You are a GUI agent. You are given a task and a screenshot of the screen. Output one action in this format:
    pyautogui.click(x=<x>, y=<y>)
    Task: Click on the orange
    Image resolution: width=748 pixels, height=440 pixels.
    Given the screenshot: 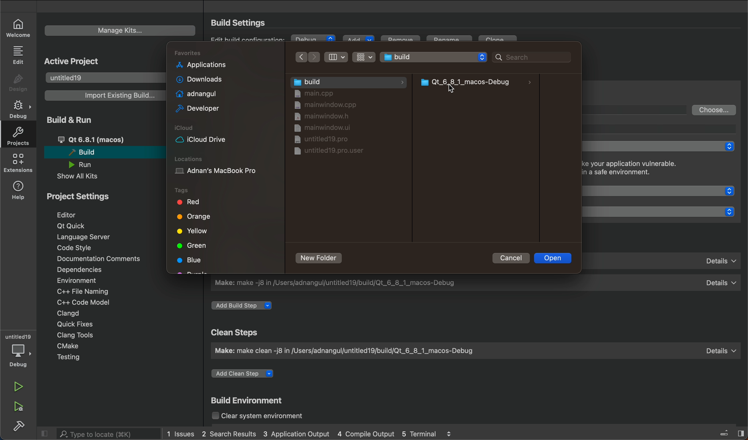 What is the action you would take?
    pyautogui.click(x=196, y=218)
    